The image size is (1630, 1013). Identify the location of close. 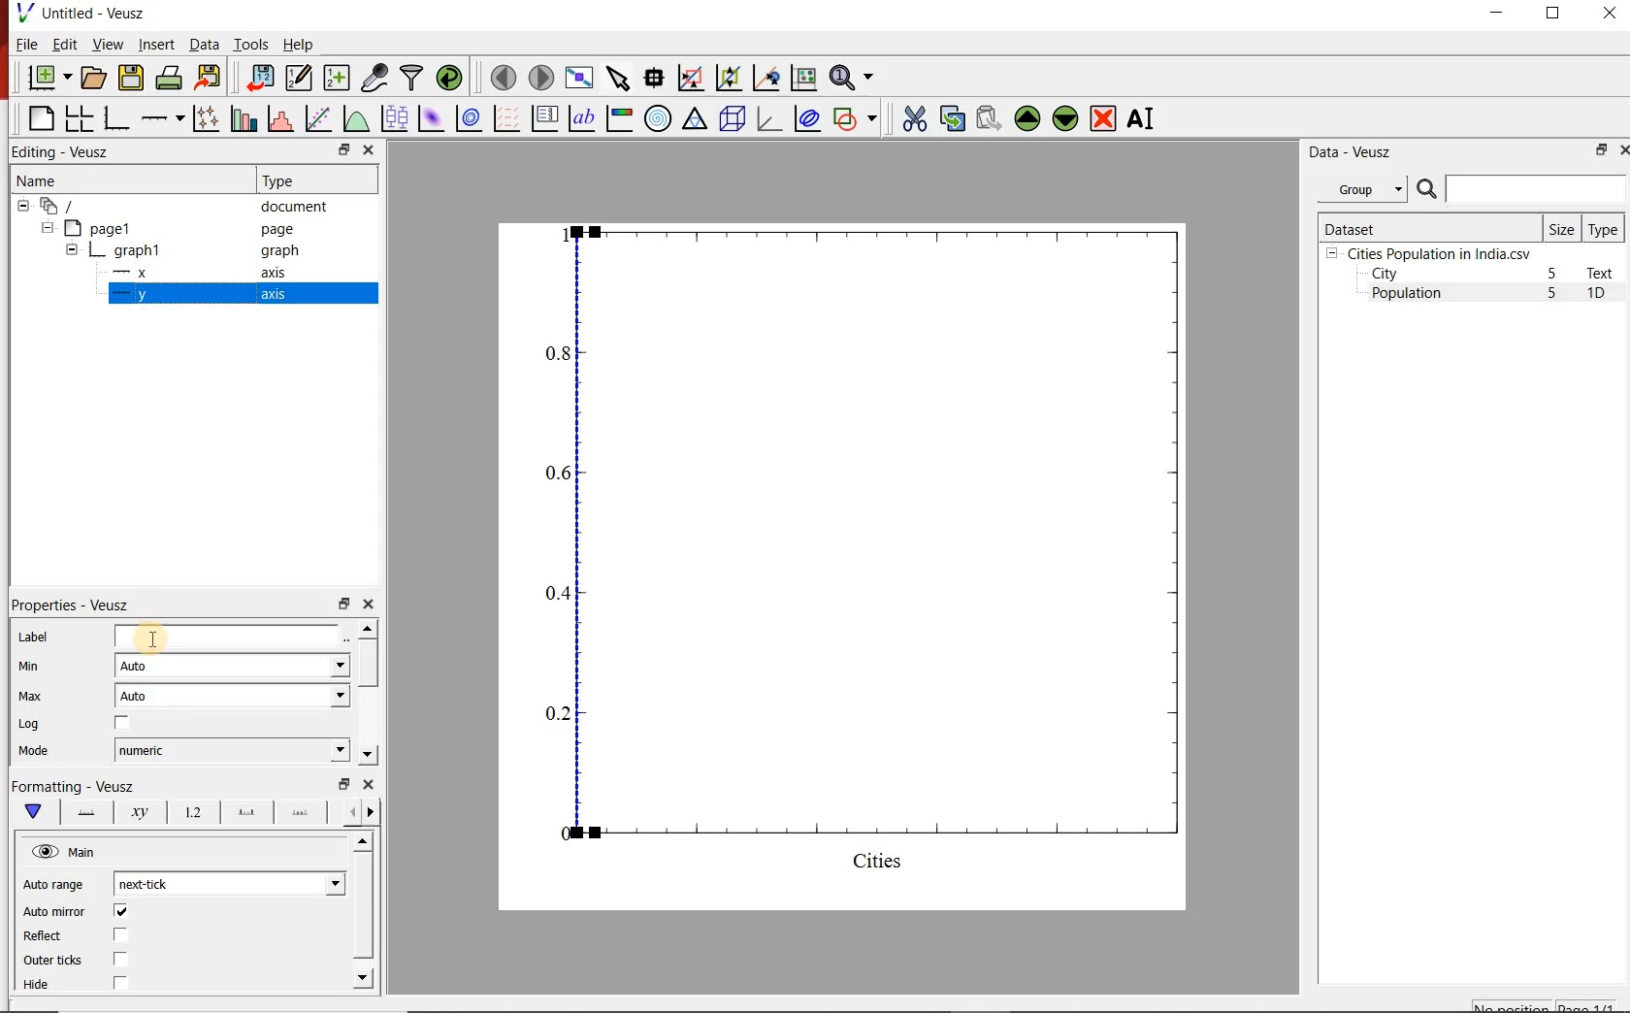
(366, 784).